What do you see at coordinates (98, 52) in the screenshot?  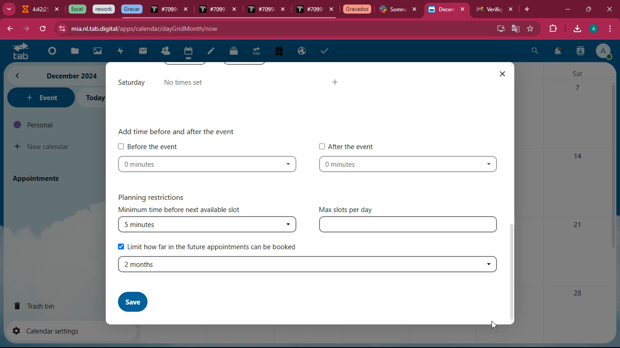 I see `image` at bounding box center [98, 52].